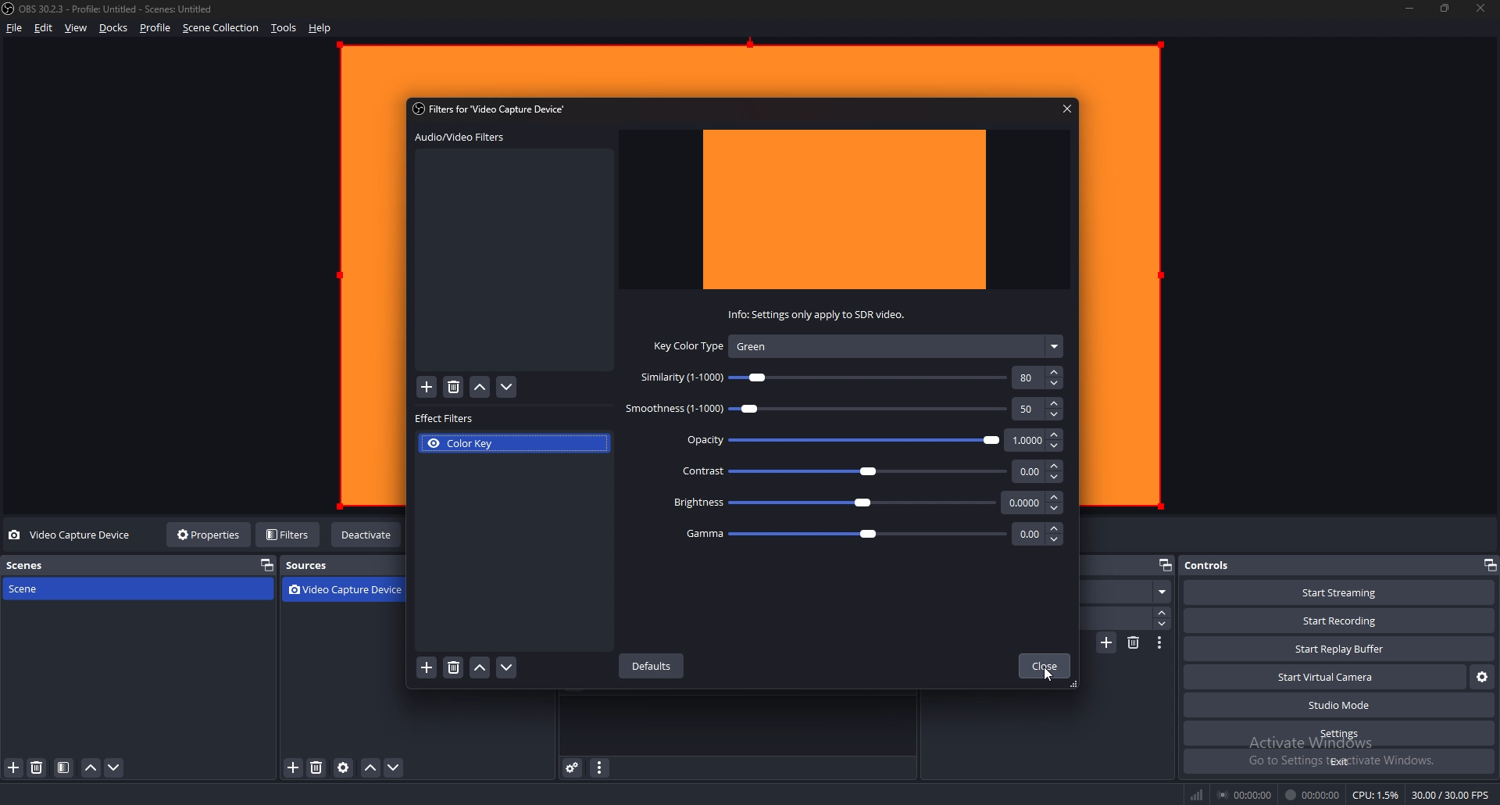 This screenshot has width=1500, height=805. What do you see at coordinates (573, 767) in the screenshot?
I see `audio mixer settings` at bounding box center [573, 767].